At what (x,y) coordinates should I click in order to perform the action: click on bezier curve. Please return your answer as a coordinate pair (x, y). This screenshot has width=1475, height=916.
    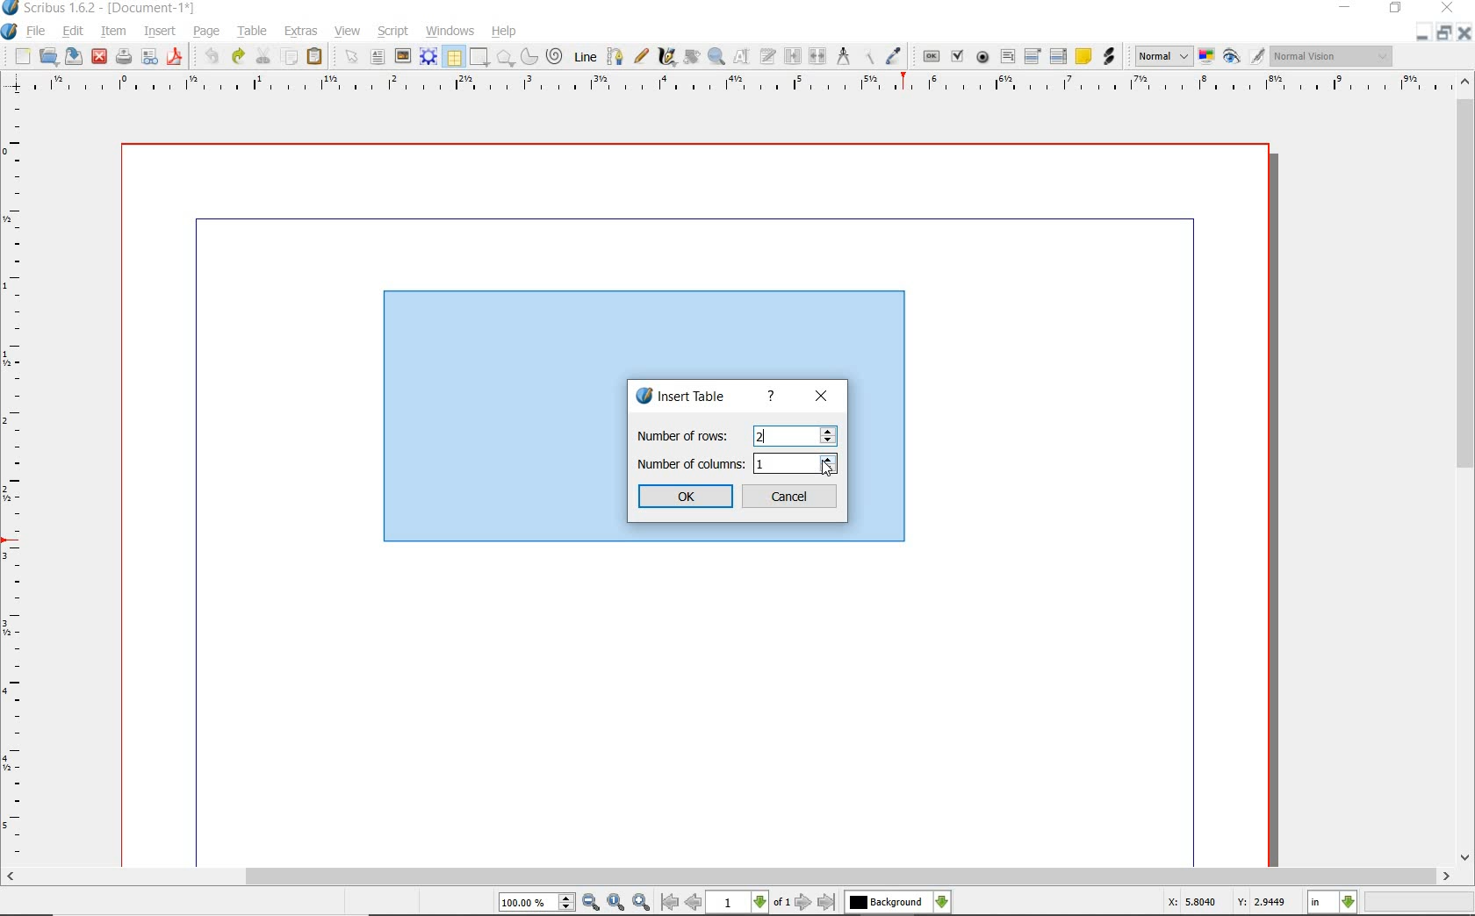
    Looking at the image, I should click on (615, 56).